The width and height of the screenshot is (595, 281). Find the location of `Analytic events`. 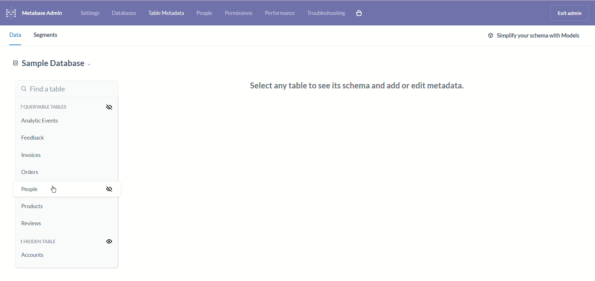

Analytic events is located at coordinates (39, 121).